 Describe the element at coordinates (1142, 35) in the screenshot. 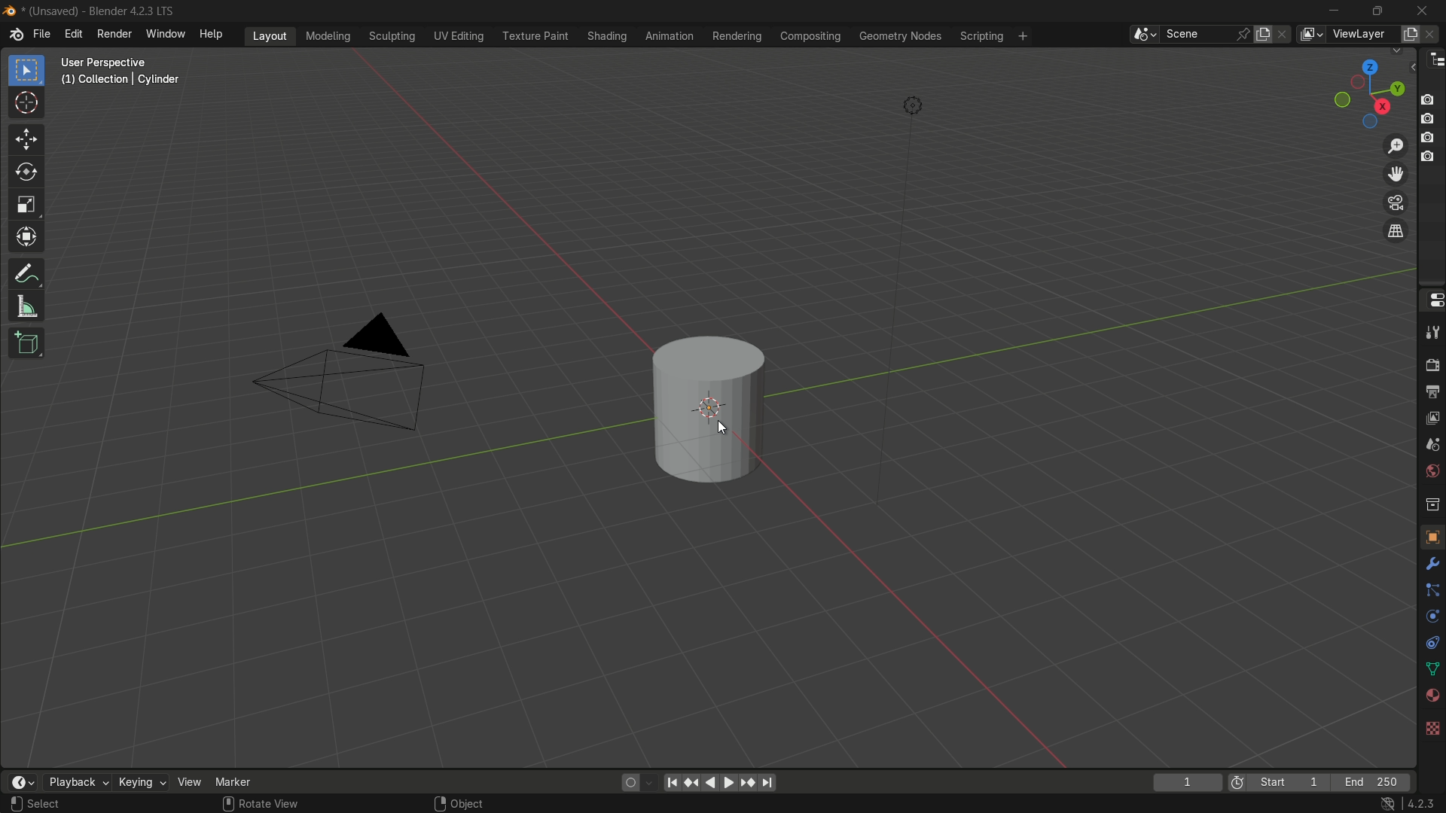

I see `browse scenes` at that location.